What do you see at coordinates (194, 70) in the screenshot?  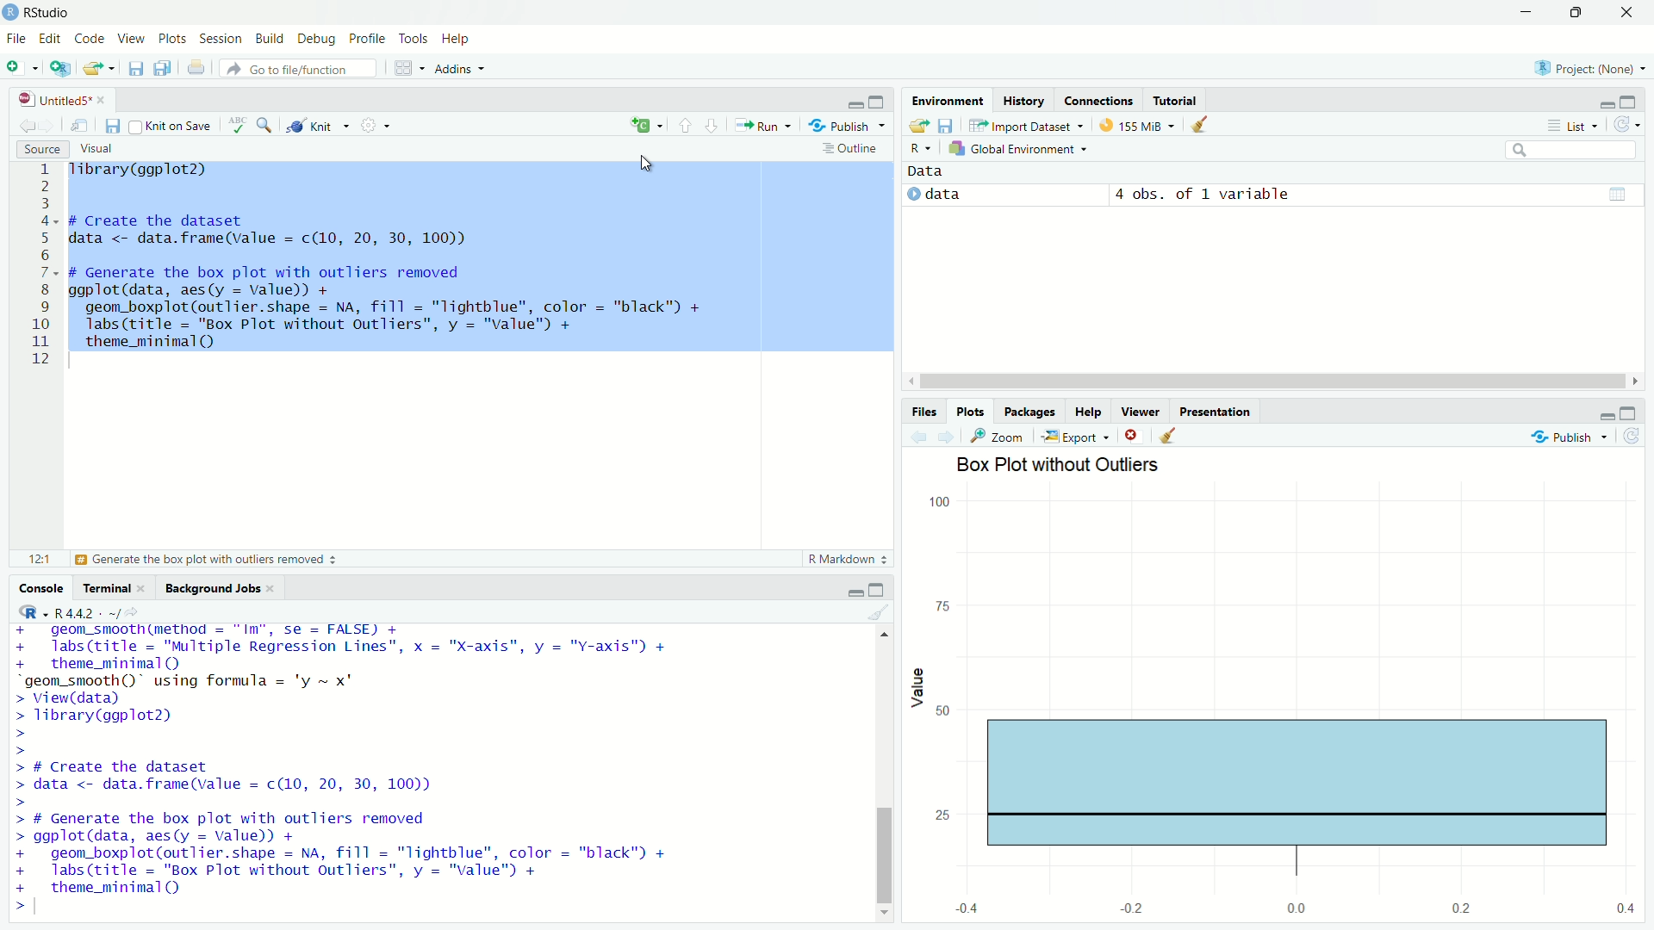 I see `print` at bounding box center [194, 70].